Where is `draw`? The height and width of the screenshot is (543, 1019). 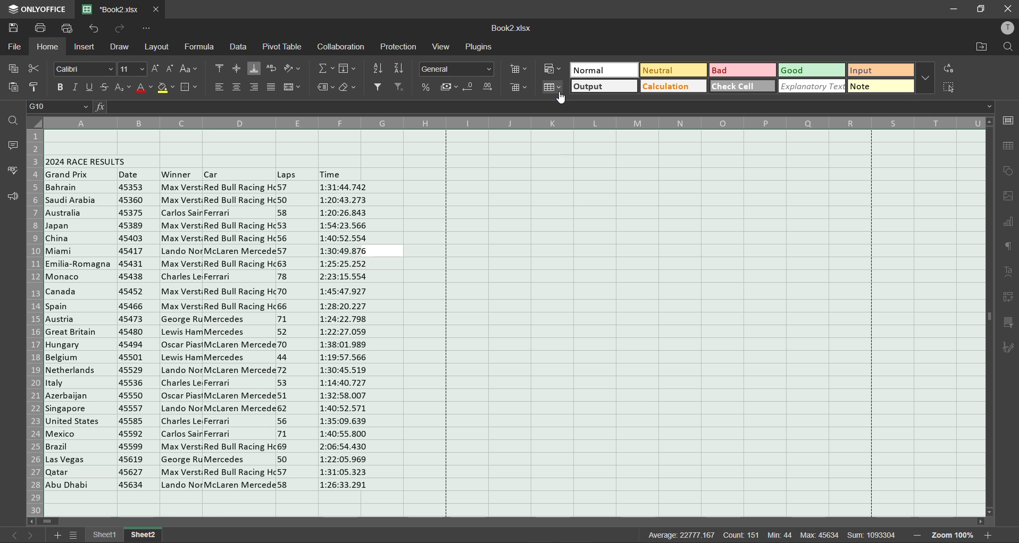
draw is located at coordinates (120, 48).